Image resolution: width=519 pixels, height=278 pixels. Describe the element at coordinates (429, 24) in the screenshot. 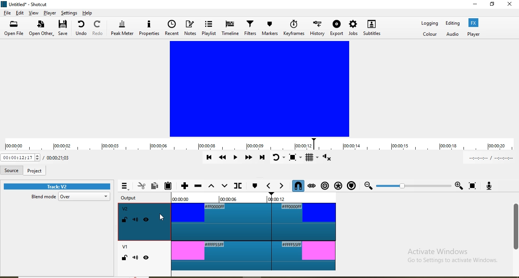

I see `Logging` at that location.